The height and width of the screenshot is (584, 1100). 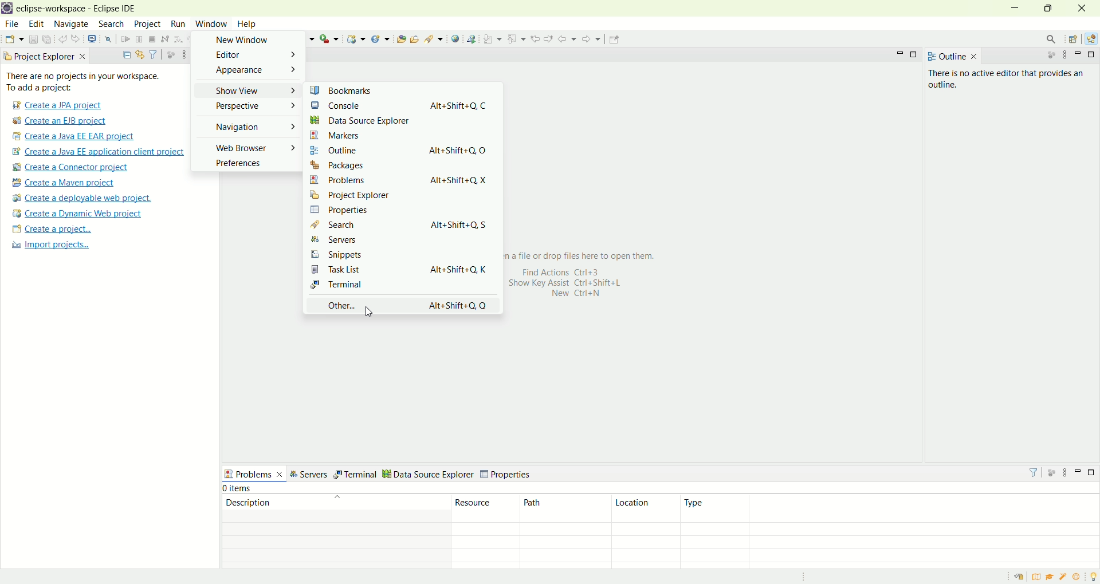 I want to click on overview, so click(x=1035, y=578).